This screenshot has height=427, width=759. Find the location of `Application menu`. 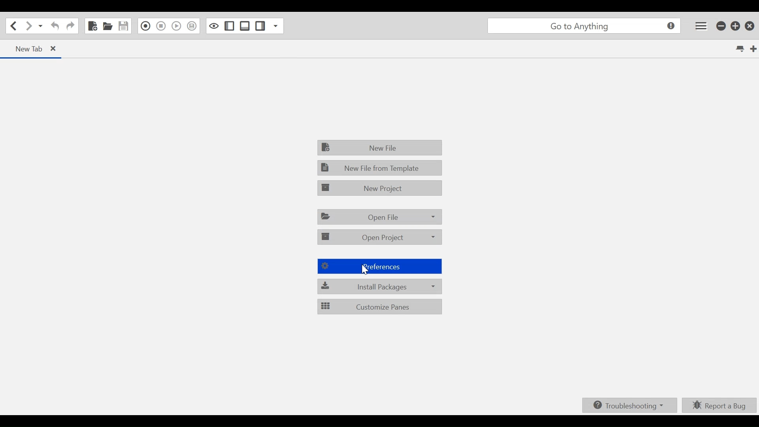

Application menu is located at coordinates (699, 26).